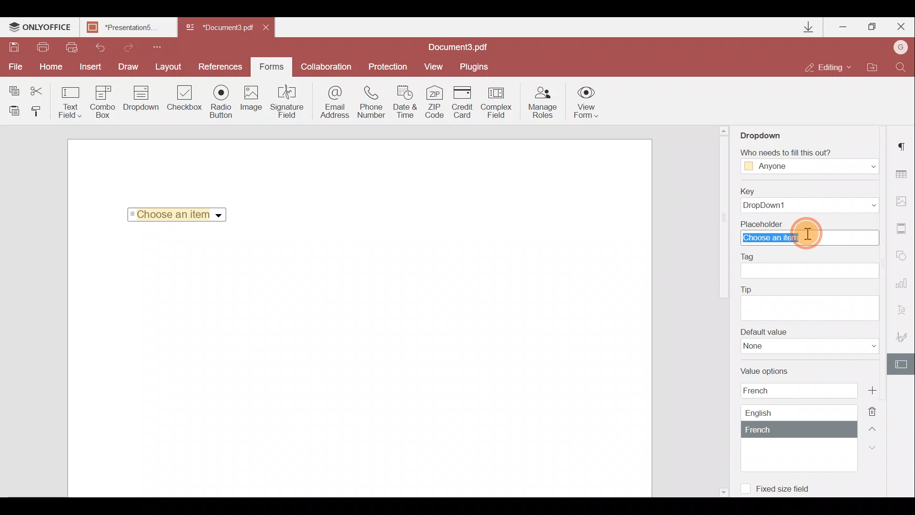 The image size is (915, 515). Describe the element at coordinates (900, 25) in the screenshot. I see `Close` at that location.